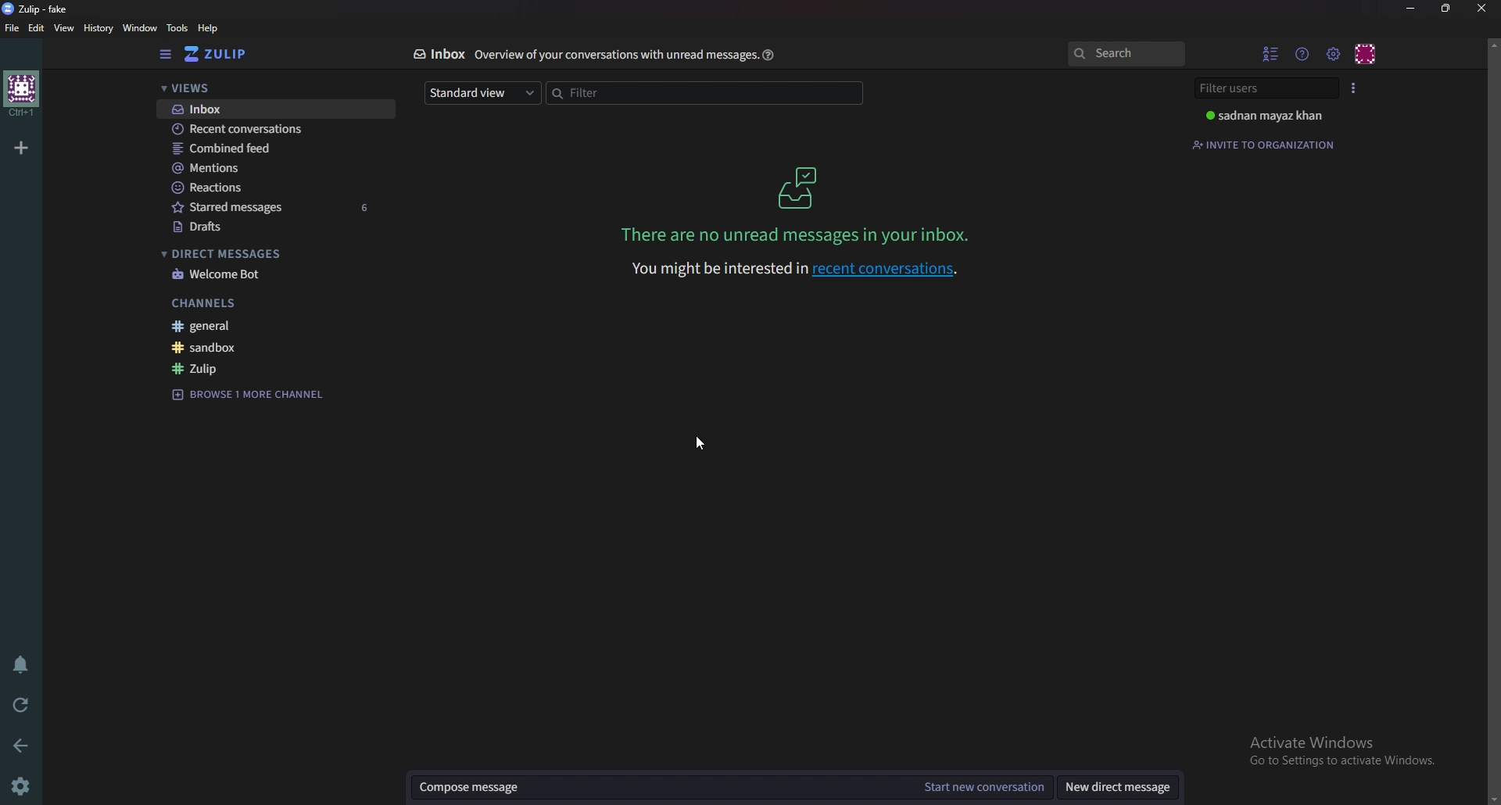 This screenshot has height=805, width=1501. Describe the element at coordinates (279, 347) in the screenshot. I see `sandbox` at that location.